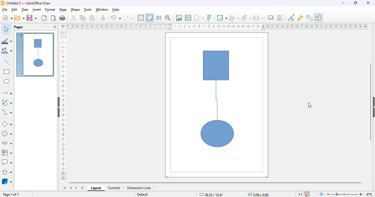 This screenshot has height=197, width=375. Describe the element at coordinates (63, 105) in the screenshot. I see `ruler` at that location.